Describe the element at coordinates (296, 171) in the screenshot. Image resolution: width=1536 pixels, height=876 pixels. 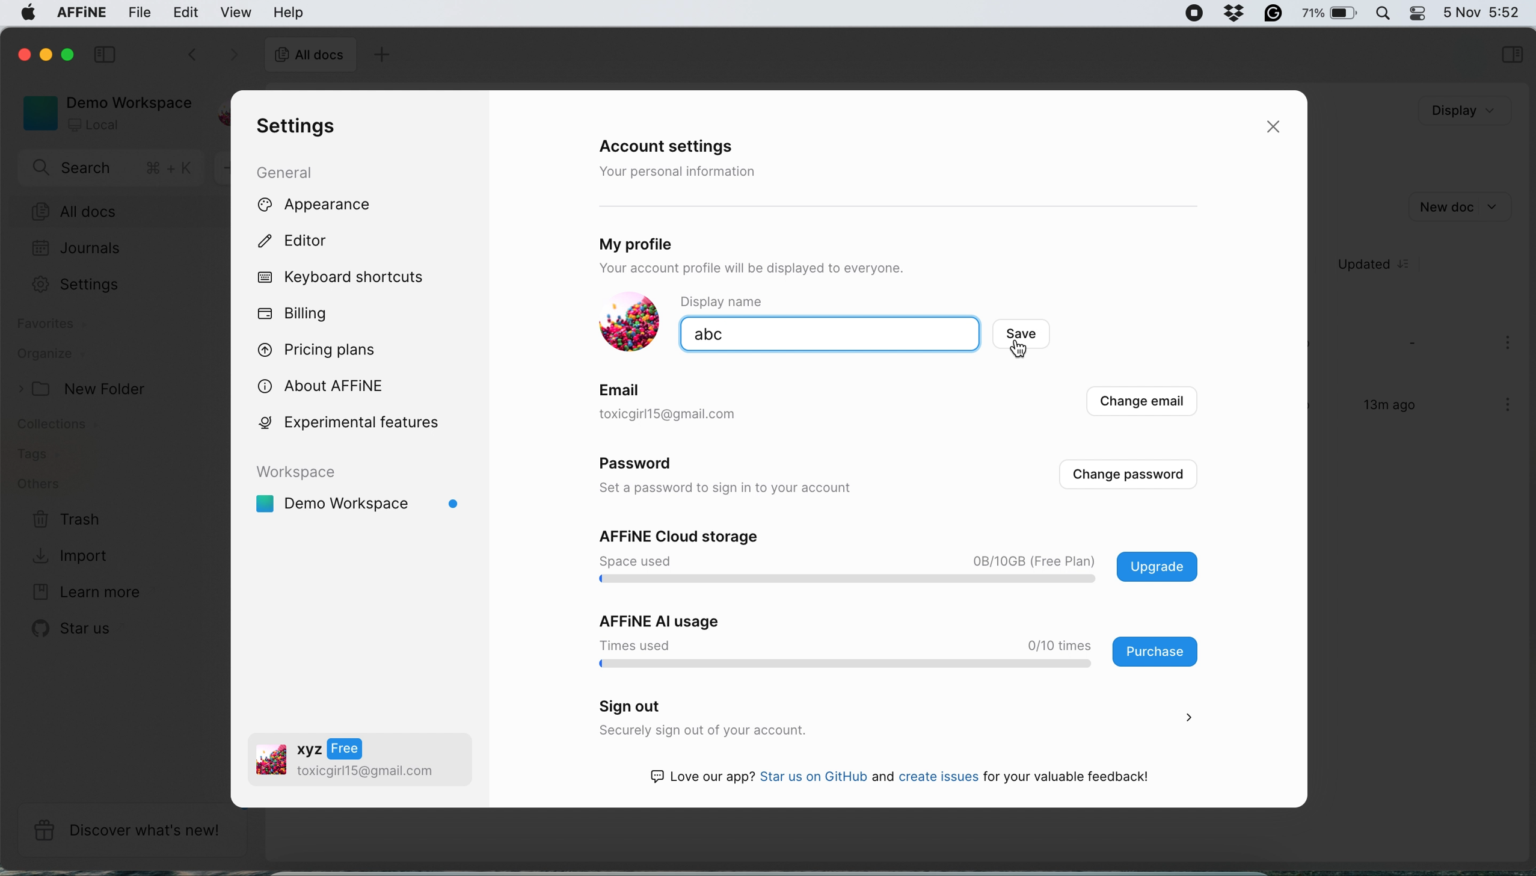
I see `general` at that location.